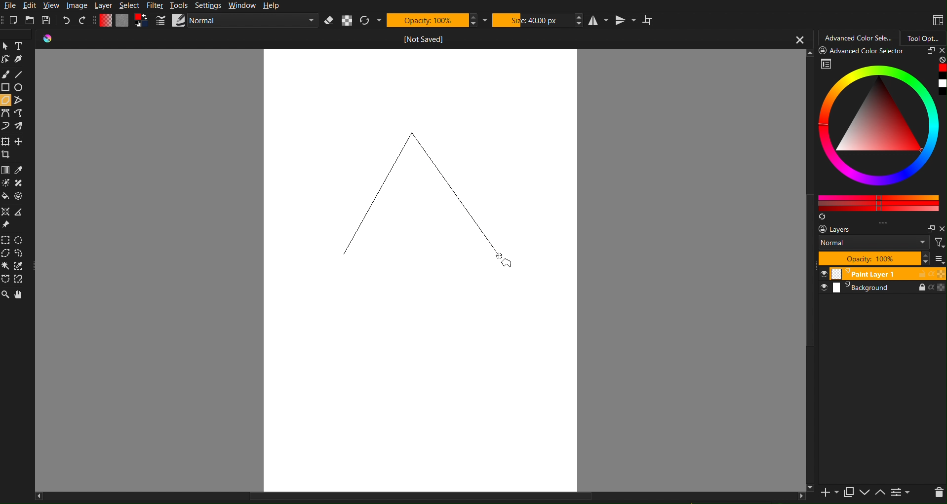  What do you see at coordinates (427, 21) in the screenshot?
I see `Opacity: 100%` at bounding box center [427, 21].